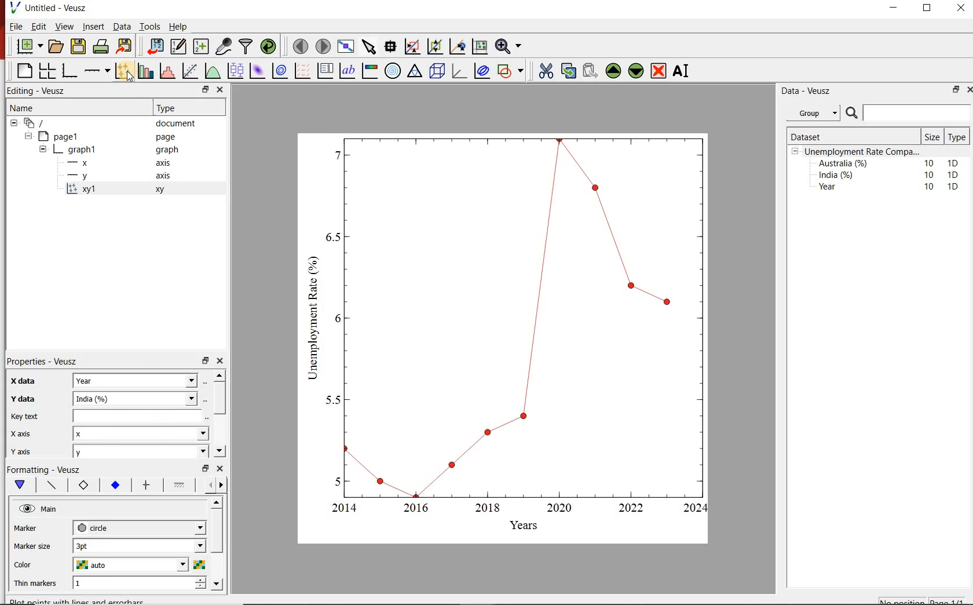  Describe the element at coordinates (683, 71) in the screenshot. I see `rename the widgets` at that location.